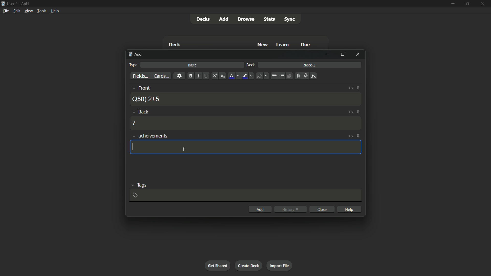 Image resolution: width=491 pixels, height=276 pixels. What do you see at coordinates (248, 76) in the screenshot?
I see `text highlight` at bounding box center [248, 76].